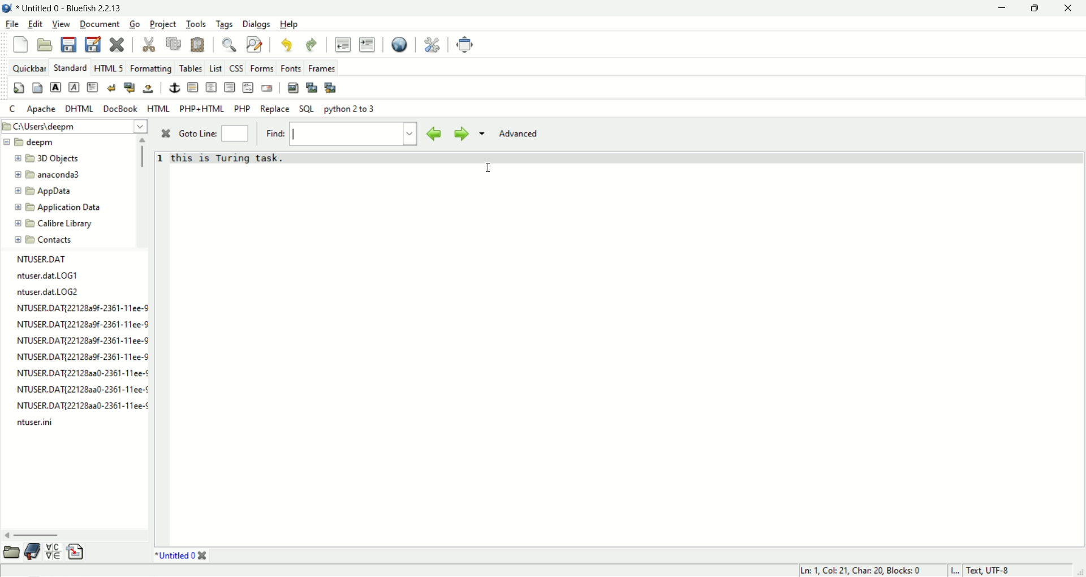 The height and width of the screenshot is (577, 1086). What do you see at coordinates (79, 109) in the screenshot?
I see `DHTML` at bounding box center [79, 109].